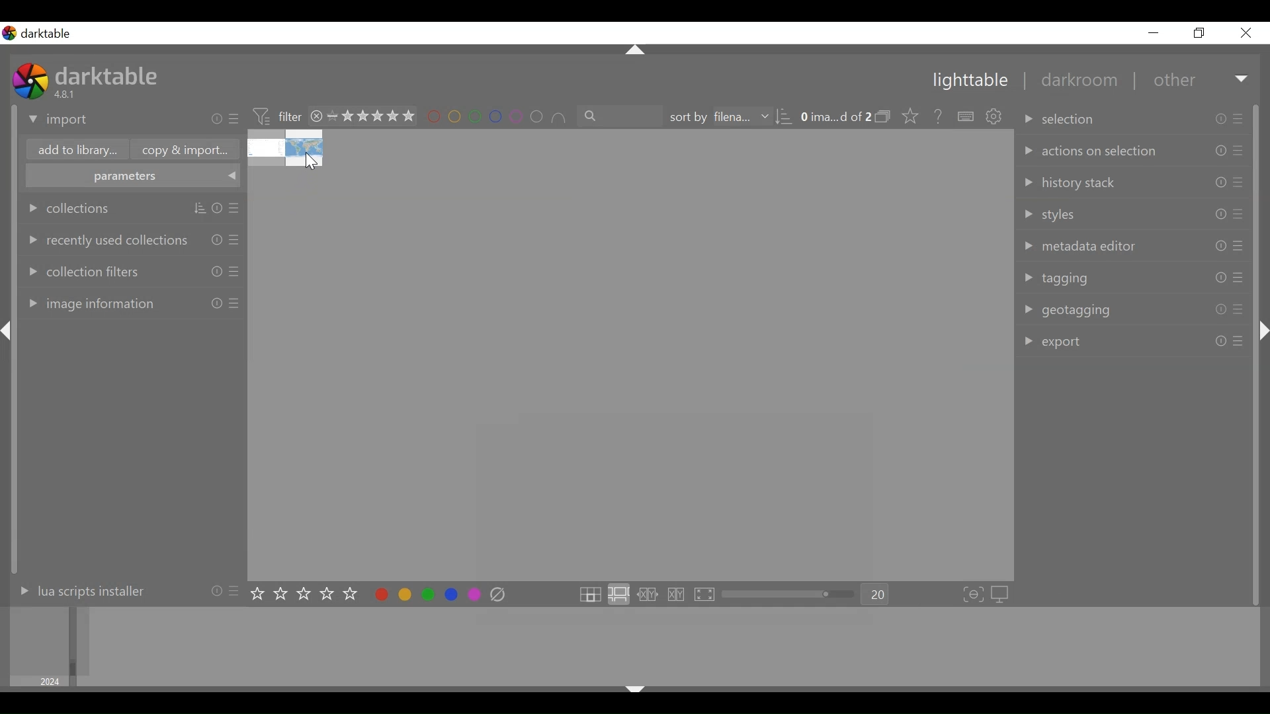 Image resolution: width=1270 pixels, height=714 pixels. Describe the element at coordinates (1098, 182) in the screenshot. I see `history stack` at that location.